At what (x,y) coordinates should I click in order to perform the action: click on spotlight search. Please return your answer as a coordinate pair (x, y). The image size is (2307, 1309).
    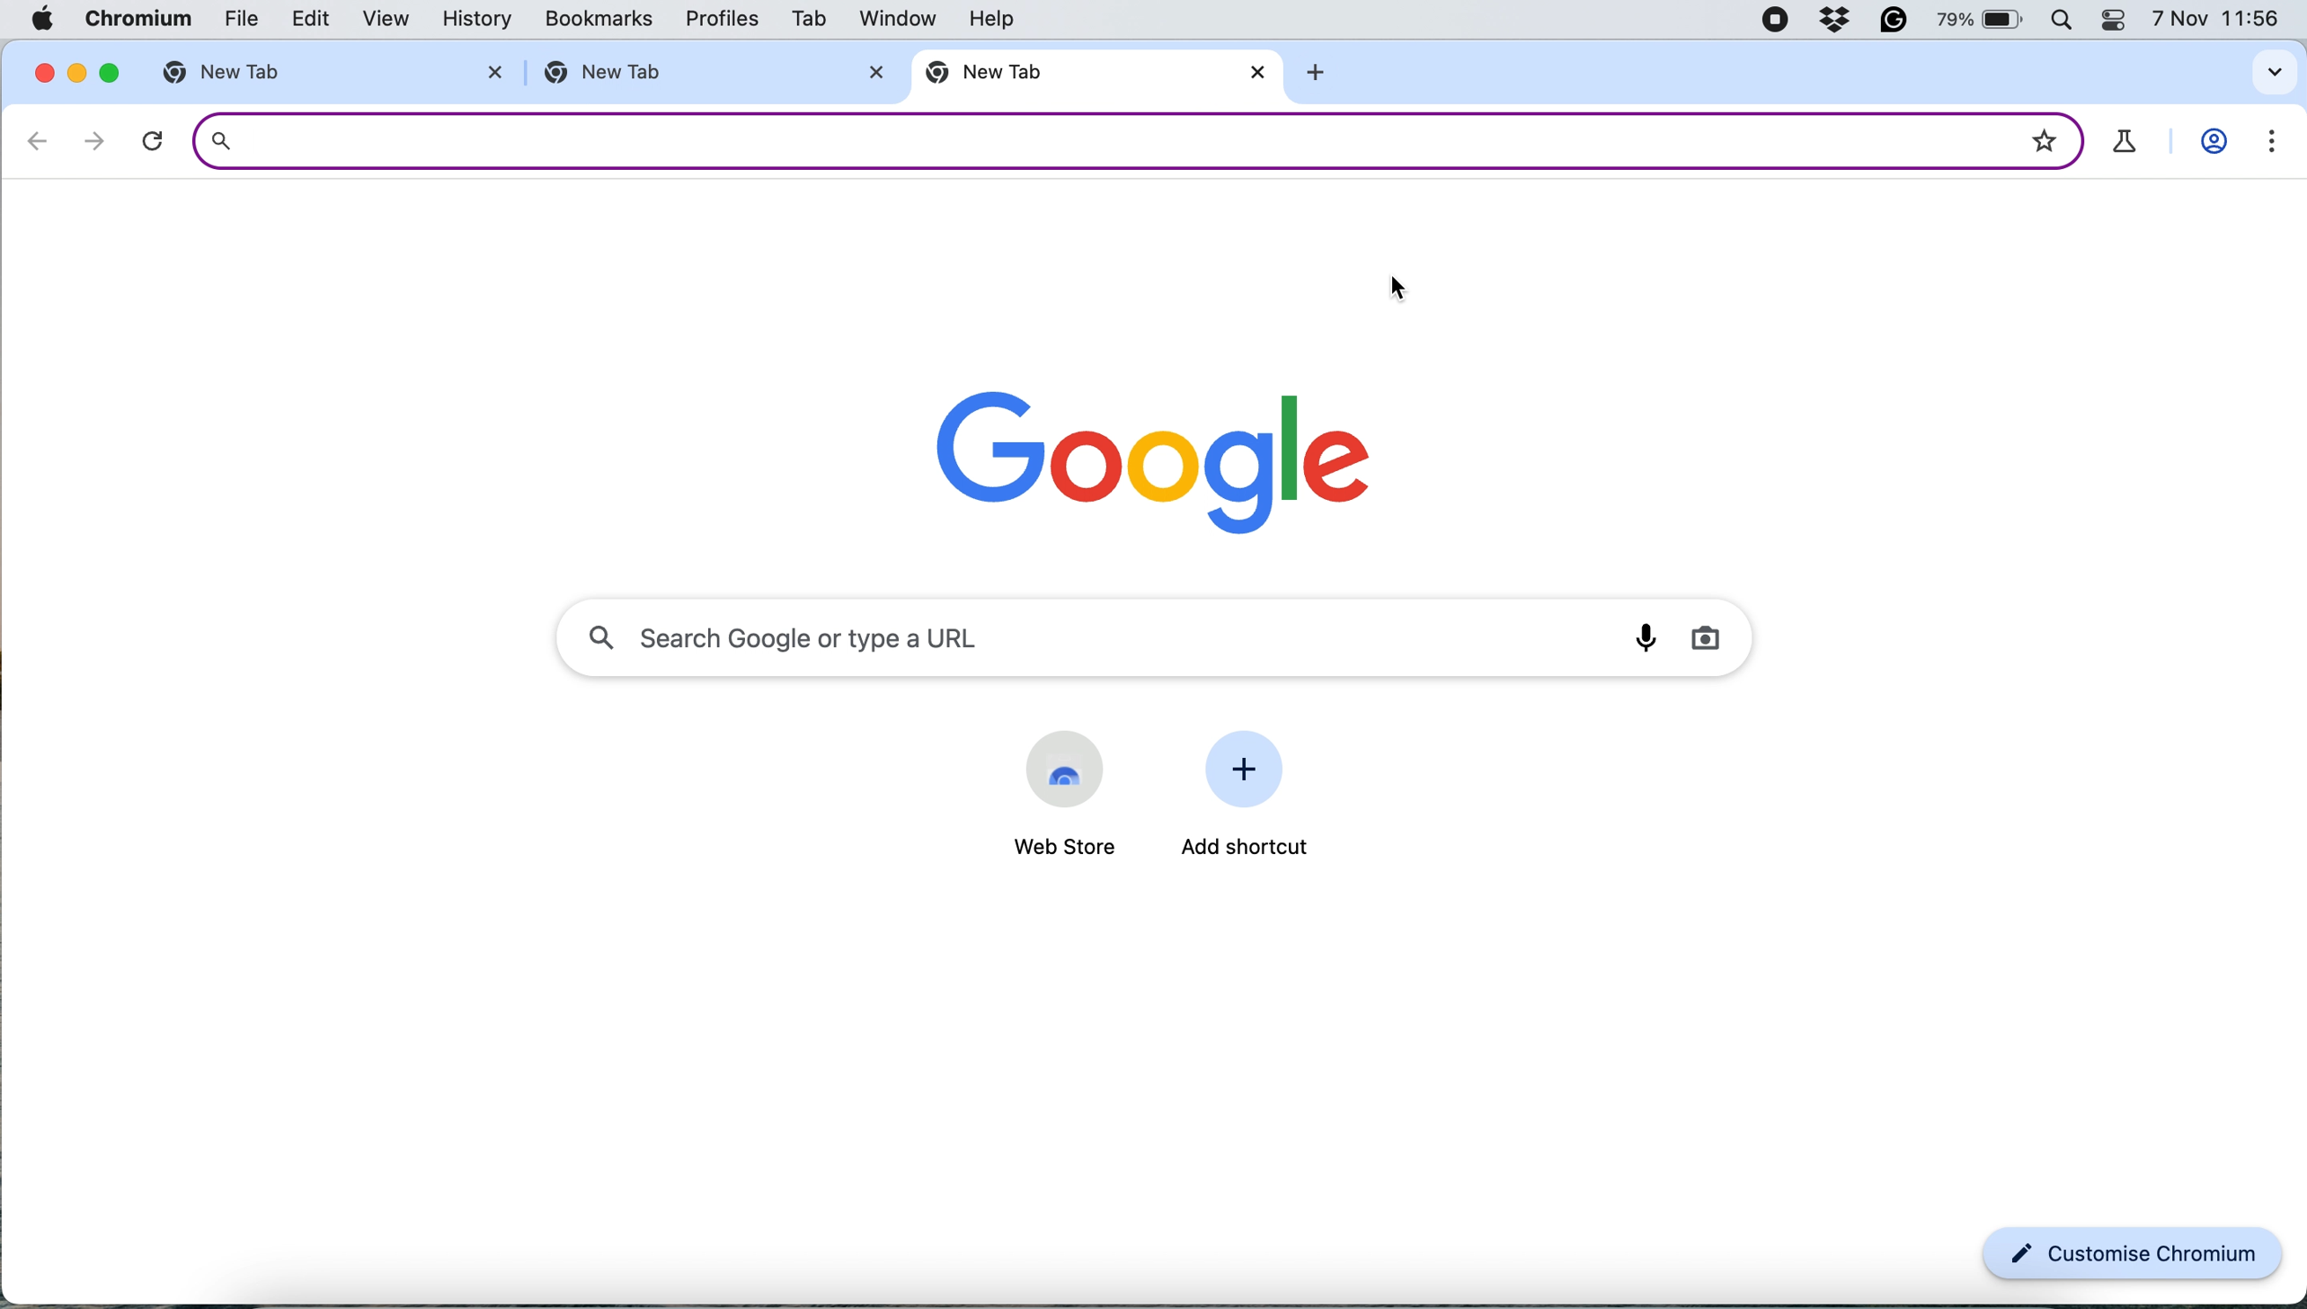
    Looking at the image, I should click on (2066, 21).